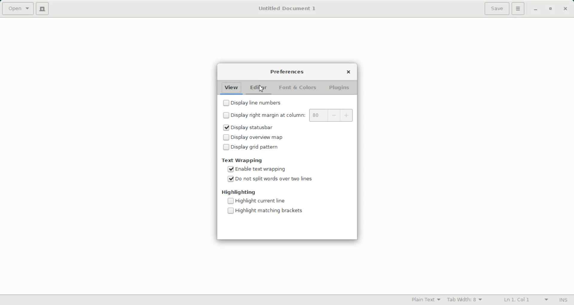  Describe the element at coordinates (232, 88) in the screenshot. I see `View folder open` at that location.